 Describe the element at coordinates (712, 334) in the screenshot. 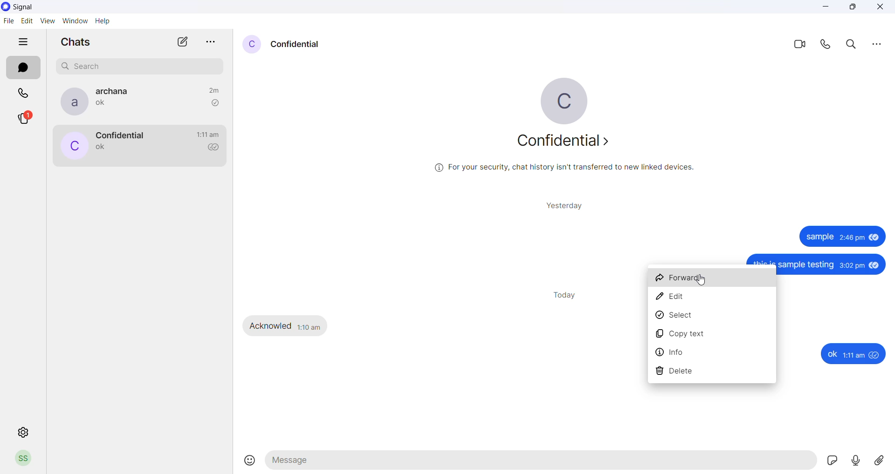

I see `copy text` at that location.